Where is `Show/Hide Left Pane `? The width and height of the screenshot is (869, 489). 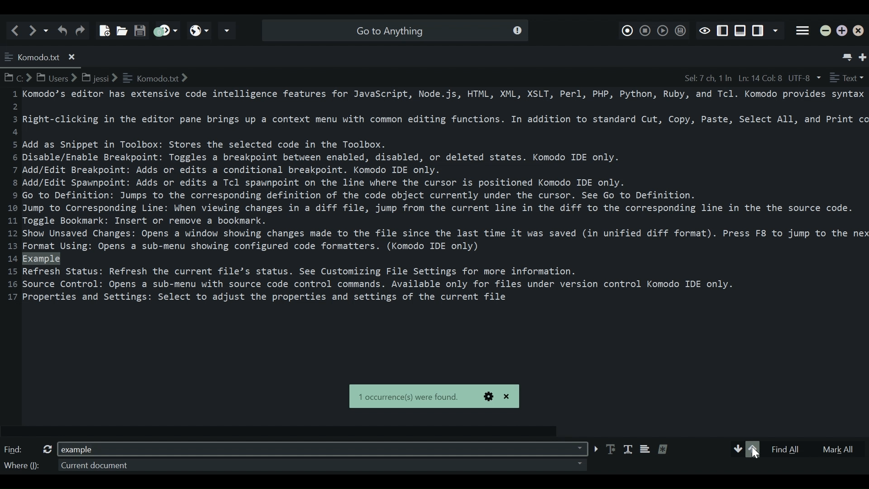 Show/Hide Left Pane  is located at coordinates (759, 31).